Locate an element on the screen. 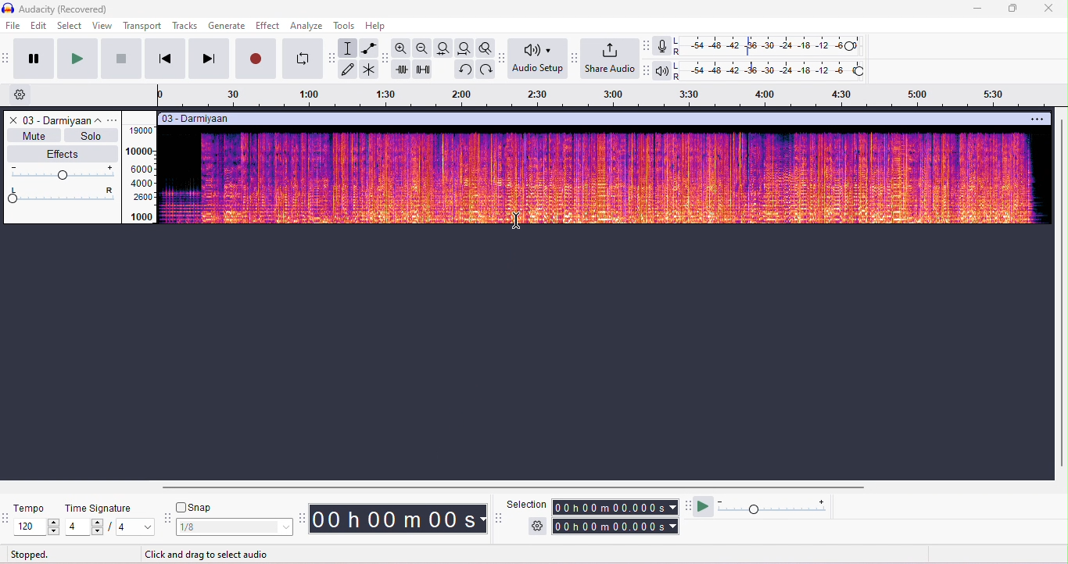 This screenshot has width=1068, height=564. selection is located at coordinates (349, 48).